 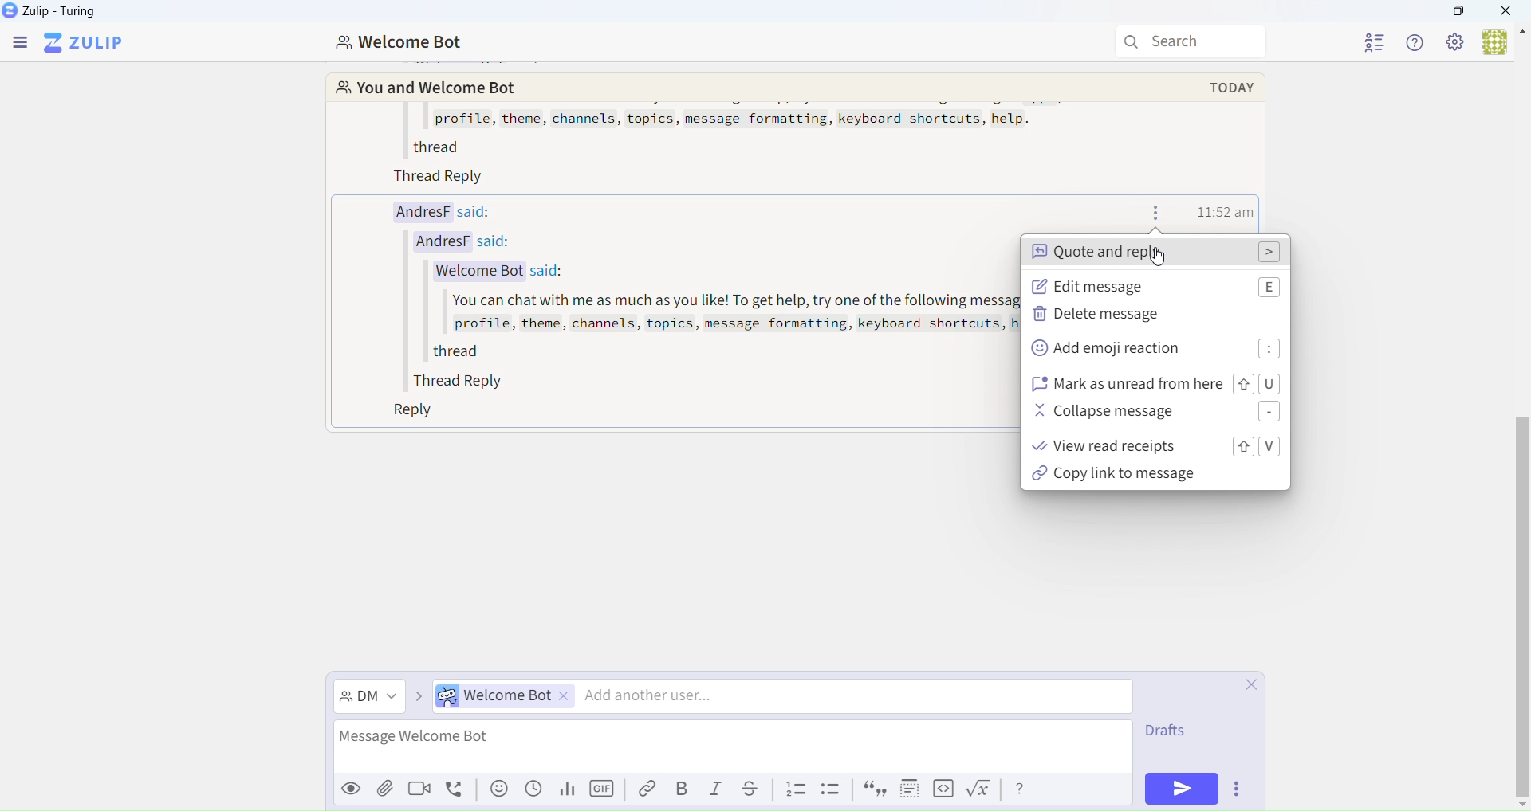 What do you see at coordinates (1459, 12) in the screenshot?
I see `Box` at bounding box center [1459, 12].